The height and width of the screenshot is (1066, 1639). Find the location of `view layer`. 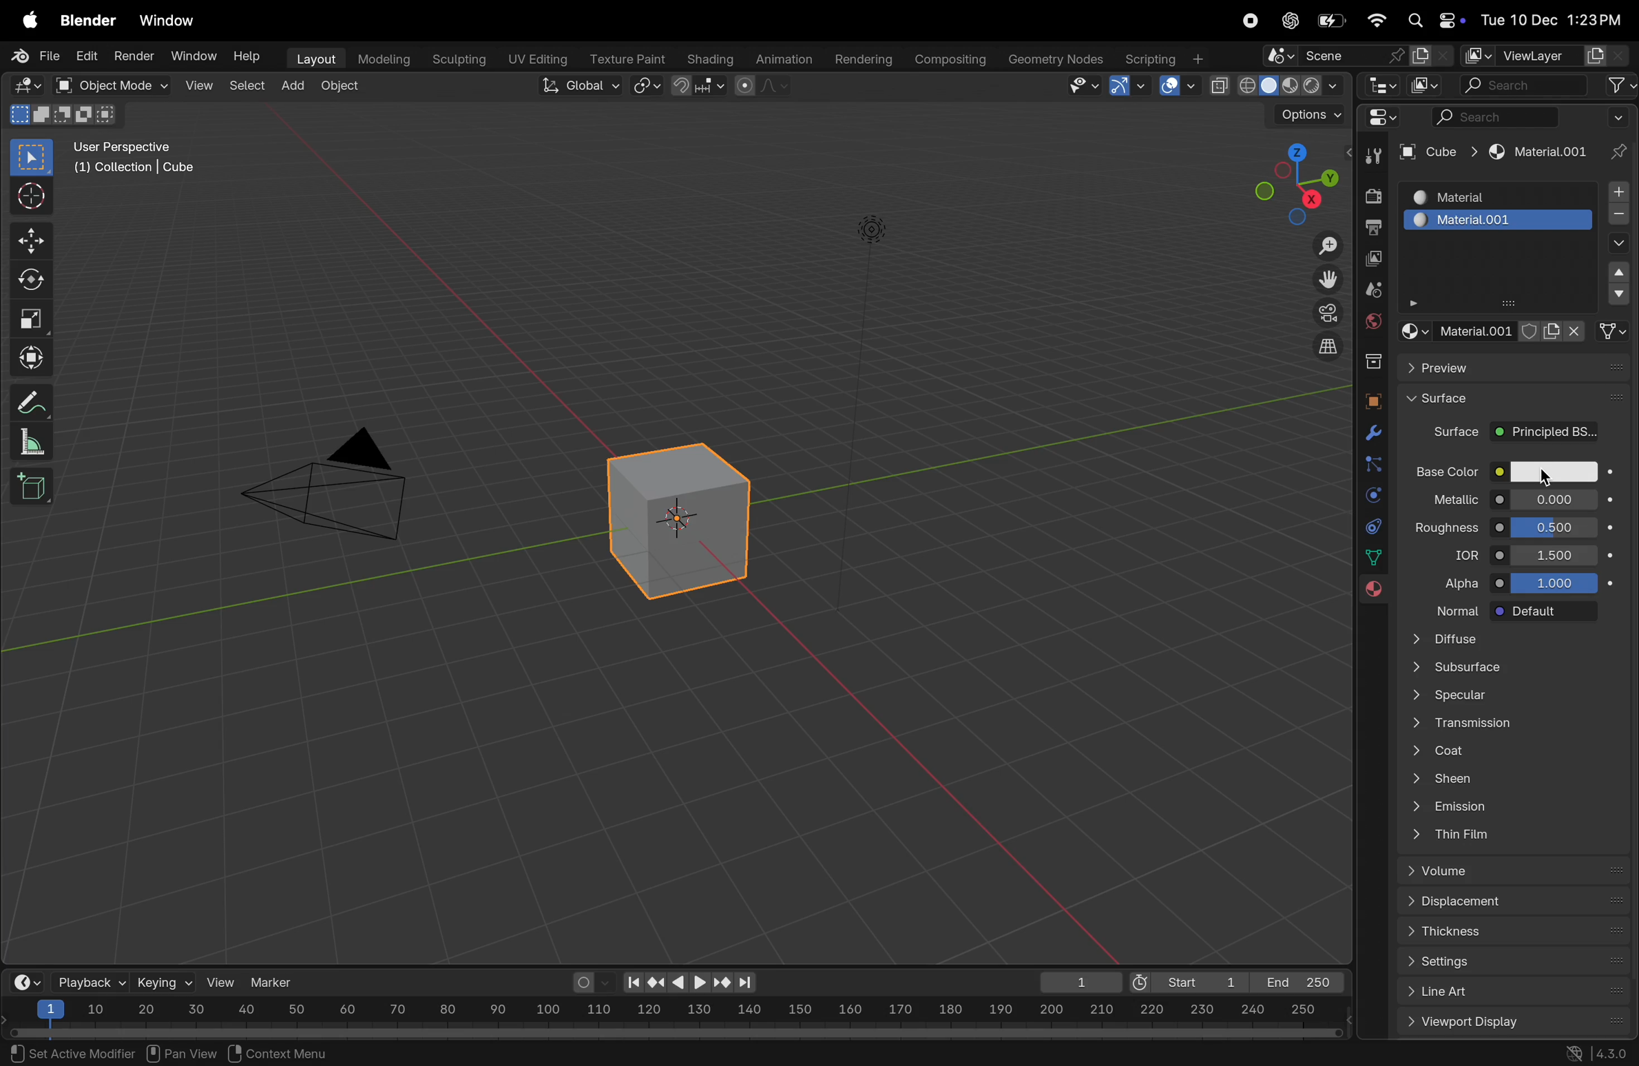

view layer is located at coordinates (1375, 260).